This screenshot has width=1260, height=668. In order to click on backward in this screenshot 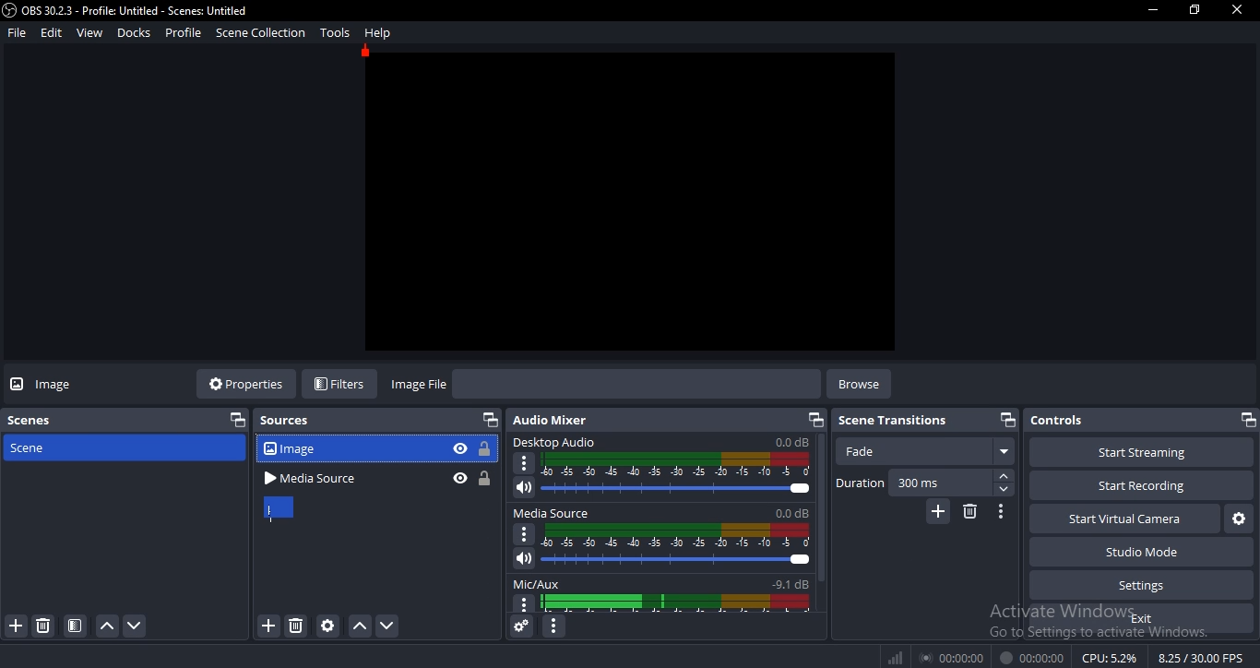, I will do `click(1004, 491)`.